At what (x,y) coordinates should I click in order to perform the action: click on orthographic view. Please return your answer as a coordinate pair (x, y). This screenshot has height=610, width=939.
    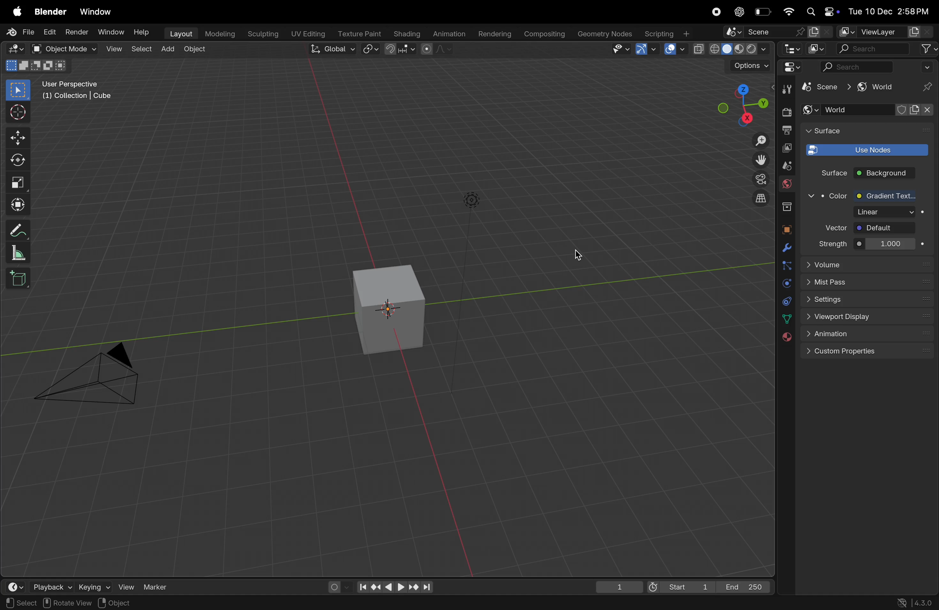
    Looking at the image, I should click on (762, 195).